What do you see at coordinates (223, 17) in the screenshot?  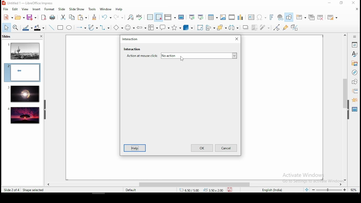 I see `images` at bounding box center [223, 17].